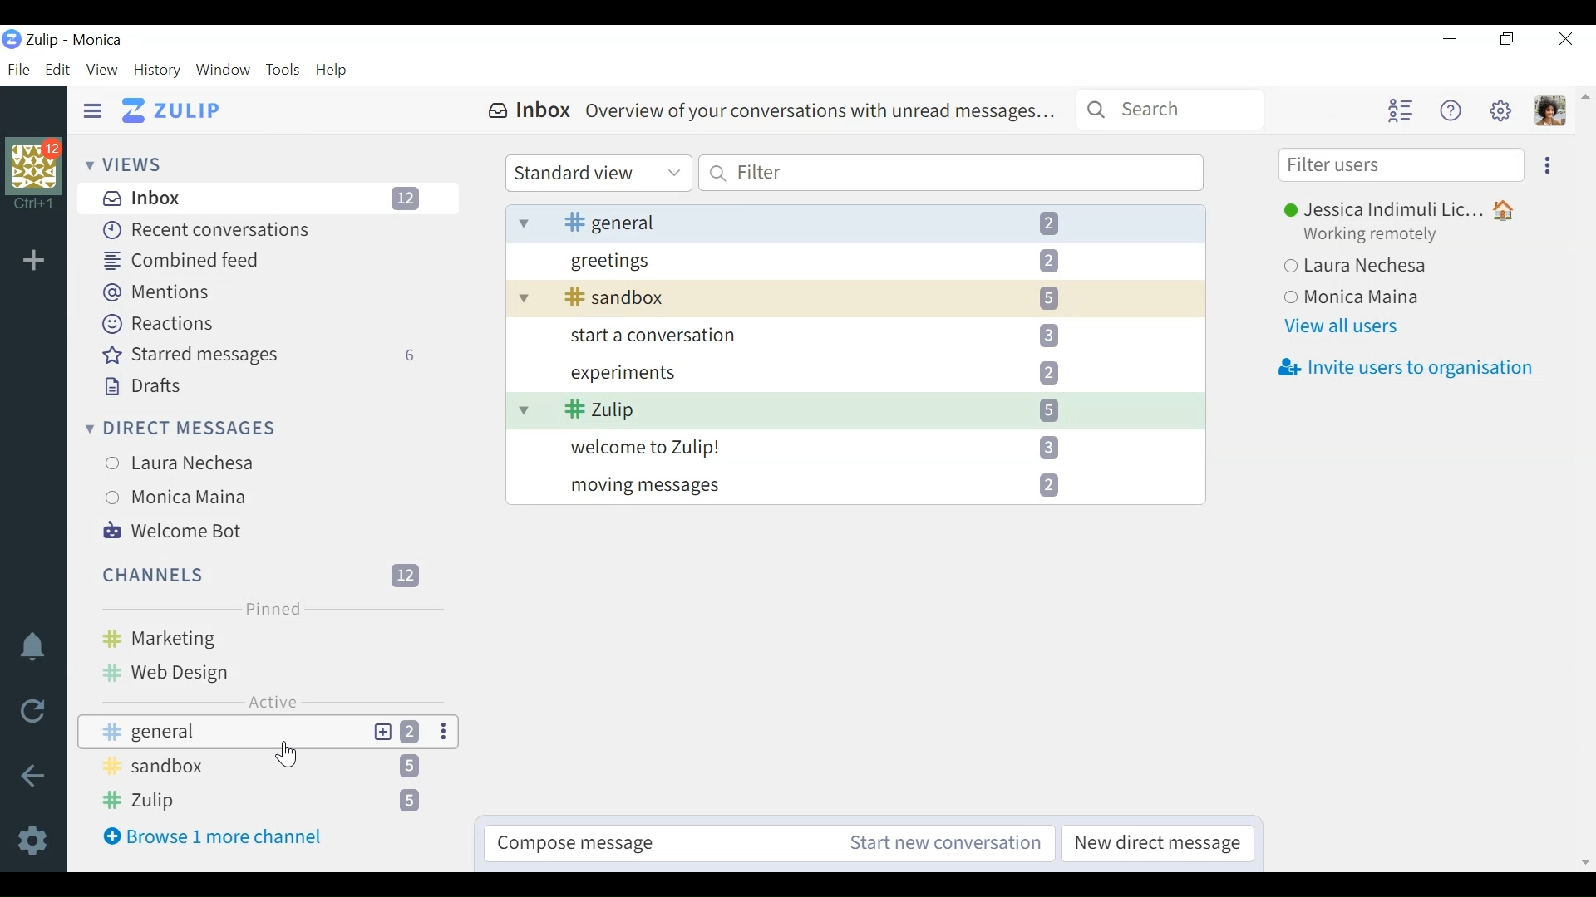  What do you see at coordinates (124, 164) in the screenshot?
I see `Views` at bounding box center [124, 164].